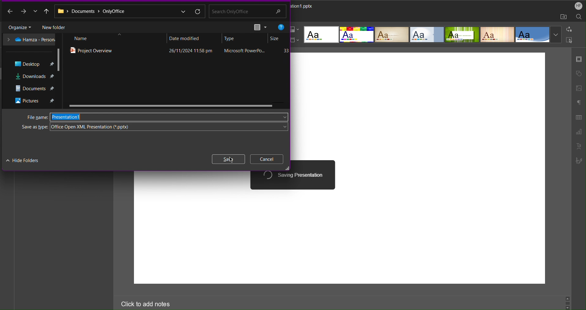 This screenshot has width=586, height=310. I want to click on Graph Settings, so click(579, 132).